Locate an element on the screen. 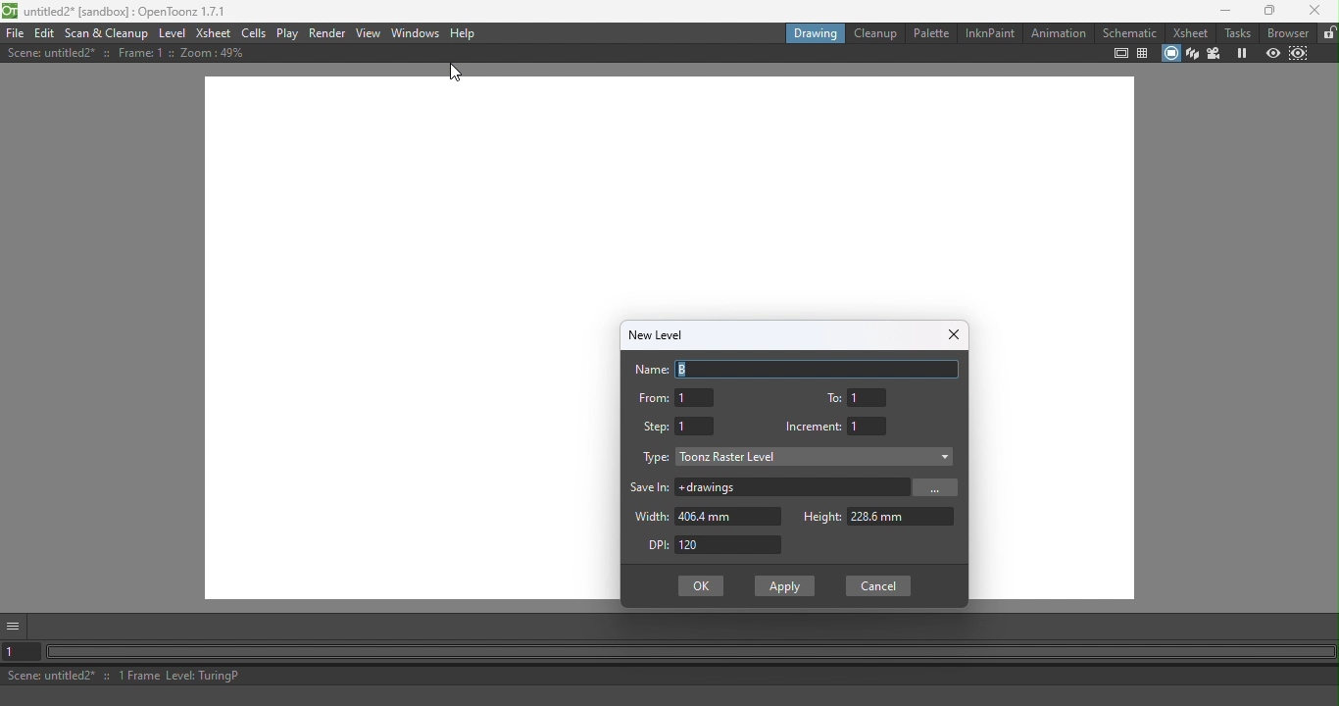 This screenshot has height=706, width=1339. New level is located at coordinates (664, 335).